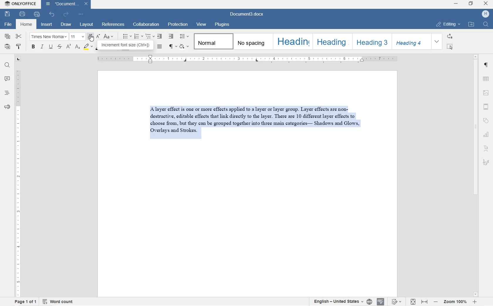  What do you see at coordinates (21, 14) in the screenshot?
I see `print` at bounding box center [21, 14].